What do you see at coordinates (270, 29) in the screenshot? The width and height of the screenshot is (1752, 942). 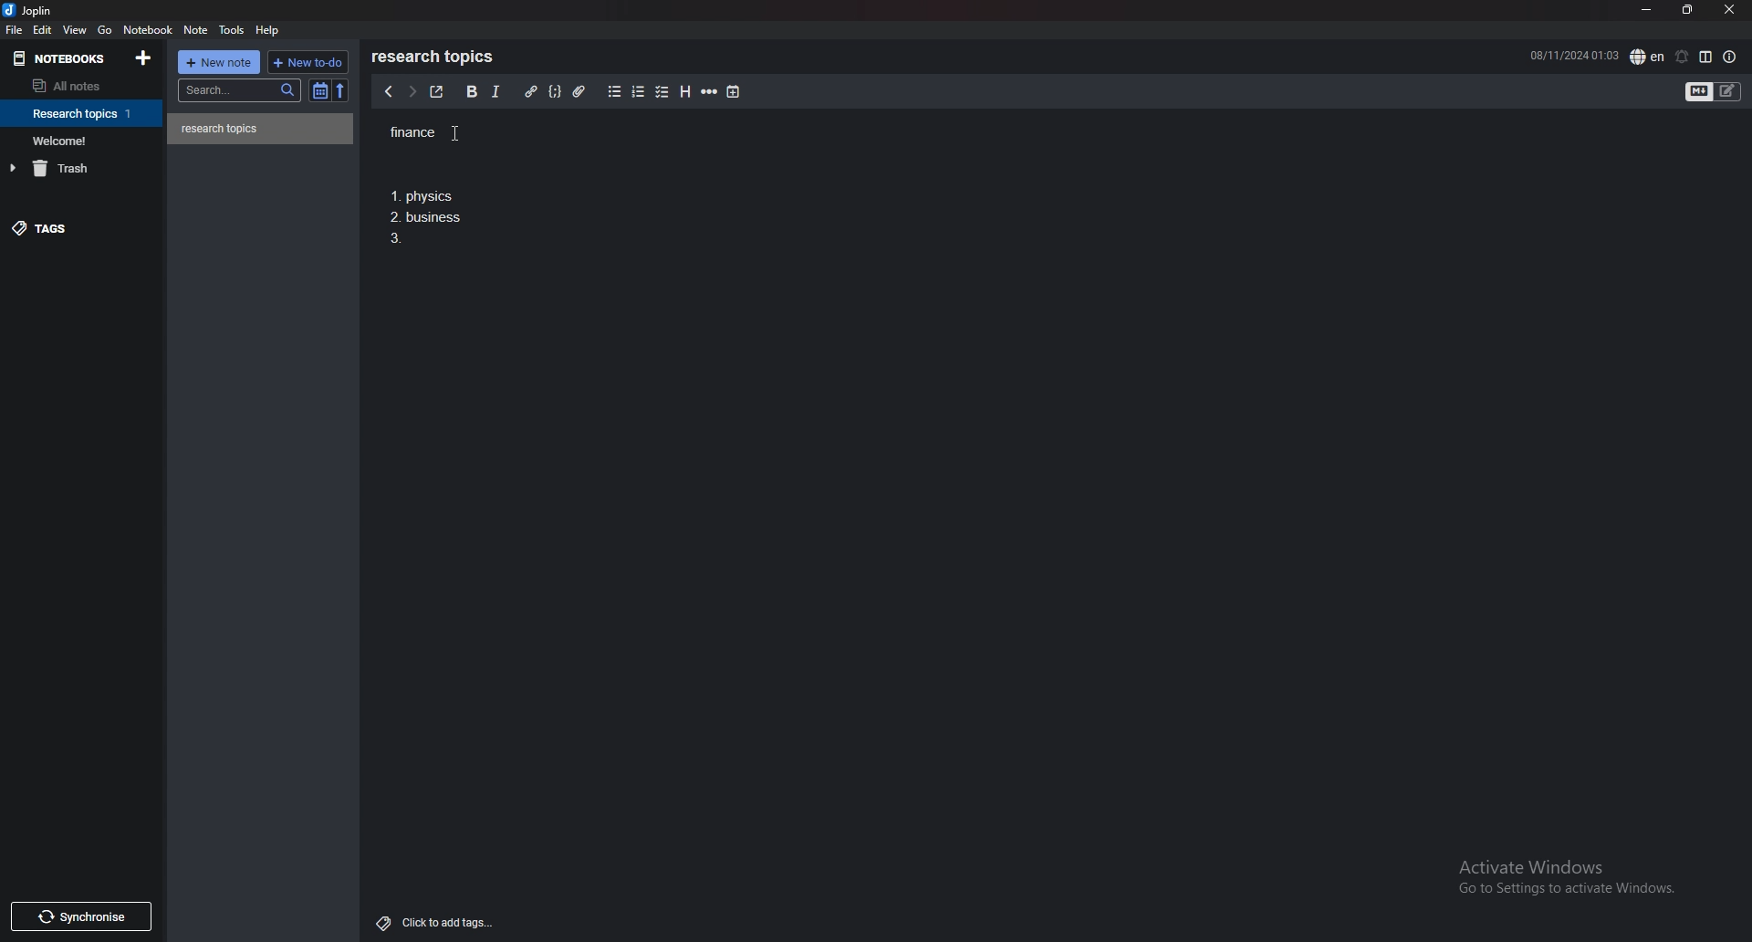 I see `help` at bounding box center [270, 29].